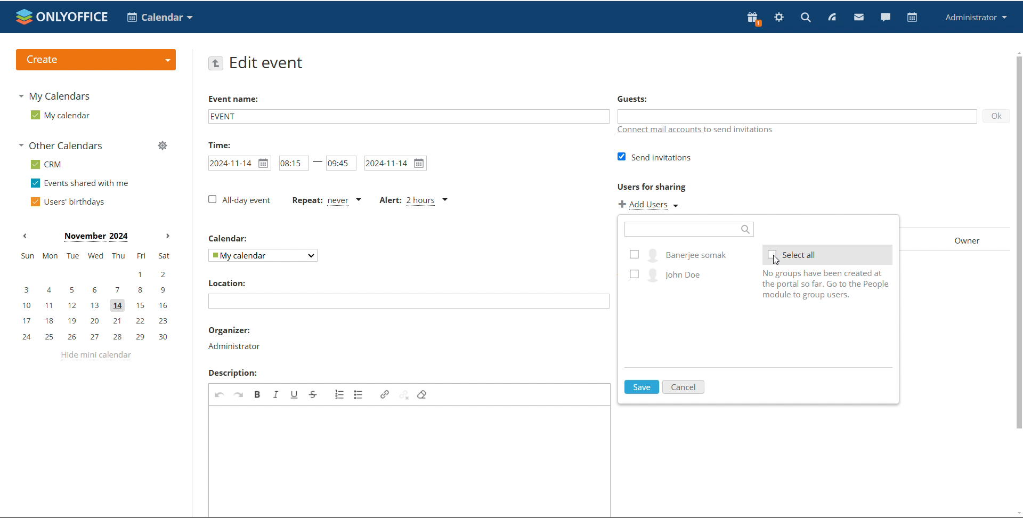  Describe the element at coordinates (996, 116) in the screenshot. I see `ok` at that location.